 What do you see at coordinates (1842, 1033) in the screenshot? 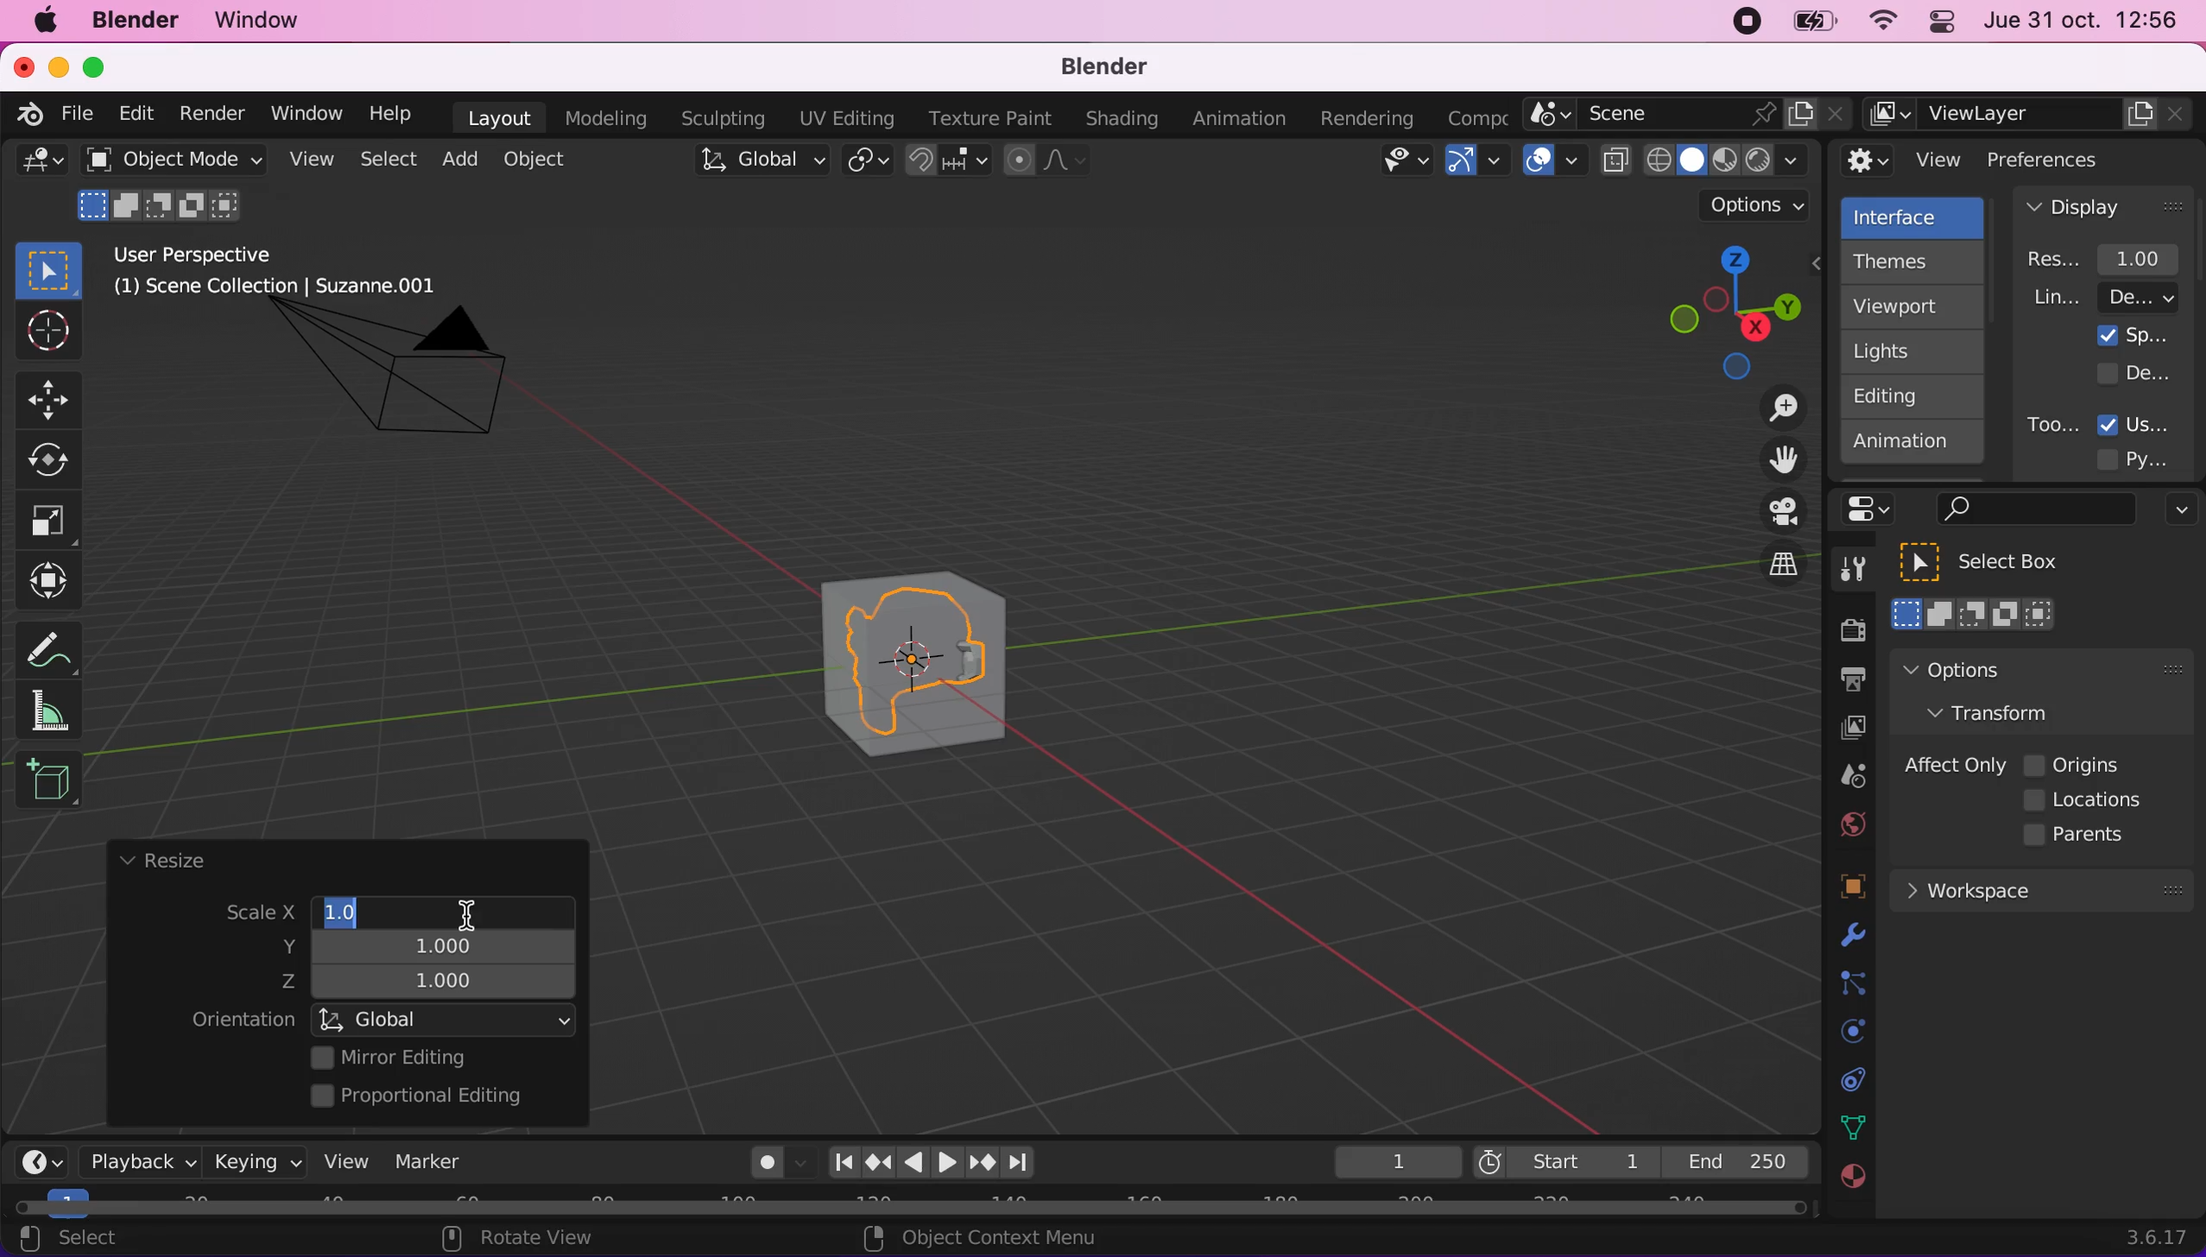
I see `physics prompts` at bounding box center [1842, 1033].